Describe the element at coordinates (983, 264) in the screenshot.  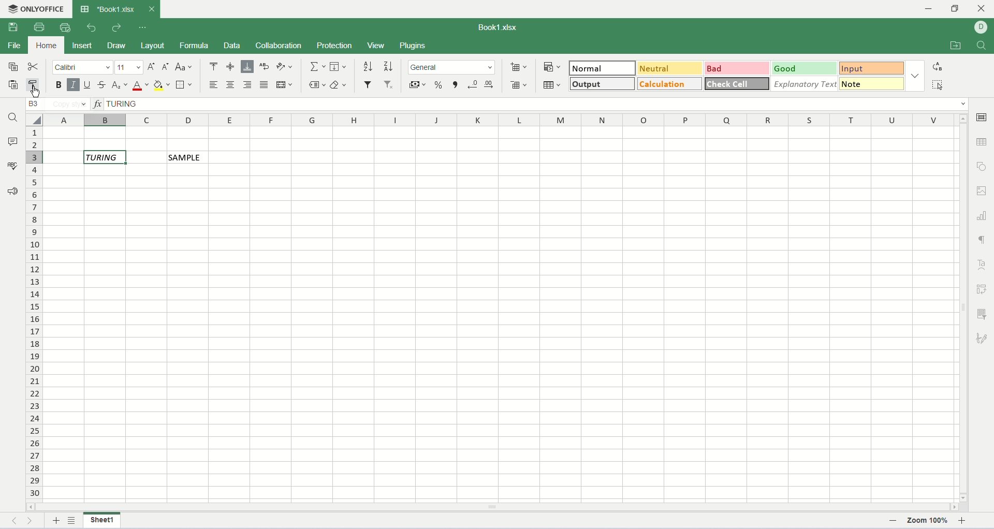
I see `text art settings` at that location.